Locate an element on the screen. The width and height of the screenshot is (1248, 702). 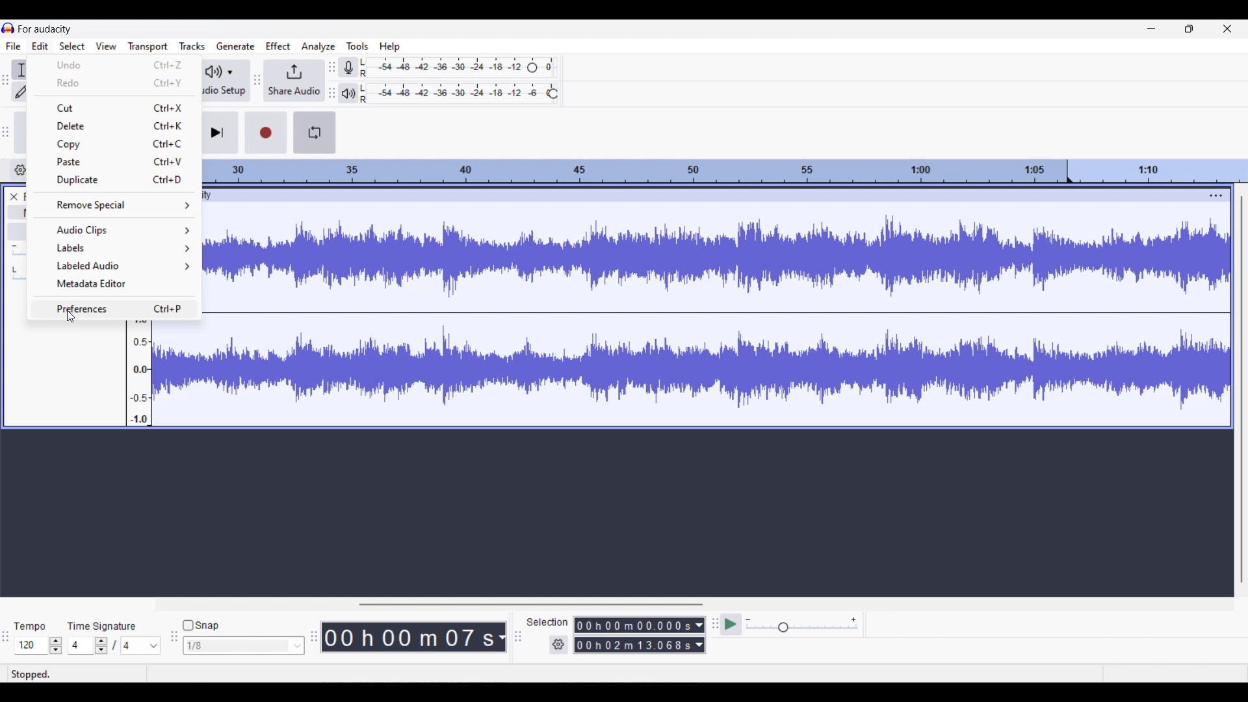
Current track is located at coordinates (706, 307).